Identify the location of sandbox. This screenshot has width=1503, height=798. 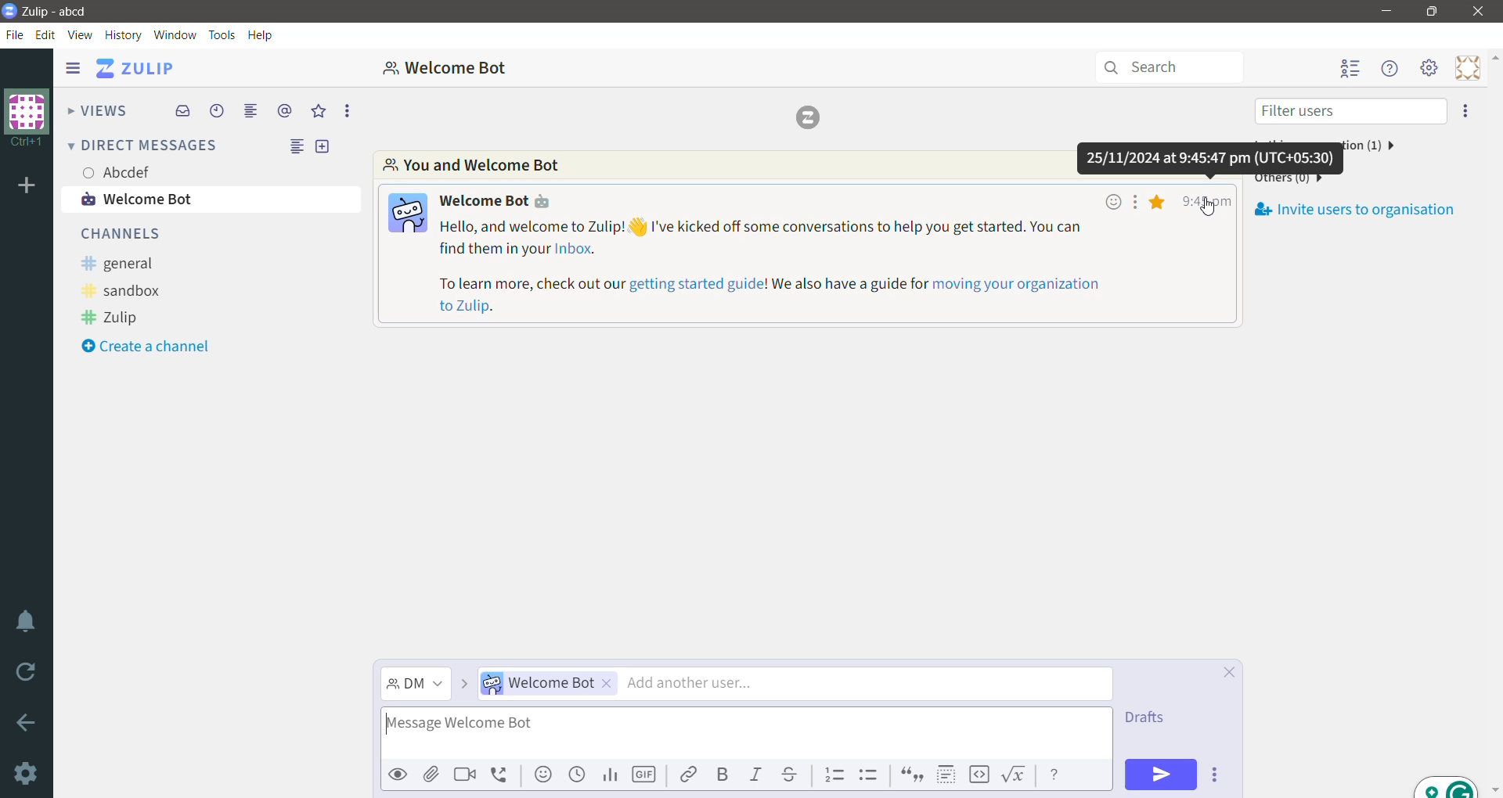
(130, 290).